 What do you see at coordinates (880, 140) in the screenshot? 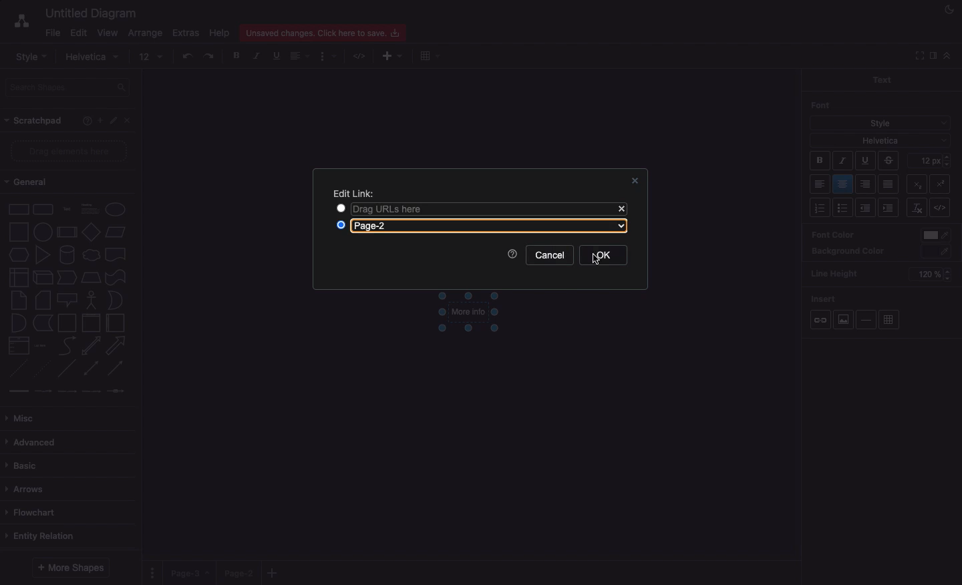
I see `Helvetica` at bounding box center [880, 140].